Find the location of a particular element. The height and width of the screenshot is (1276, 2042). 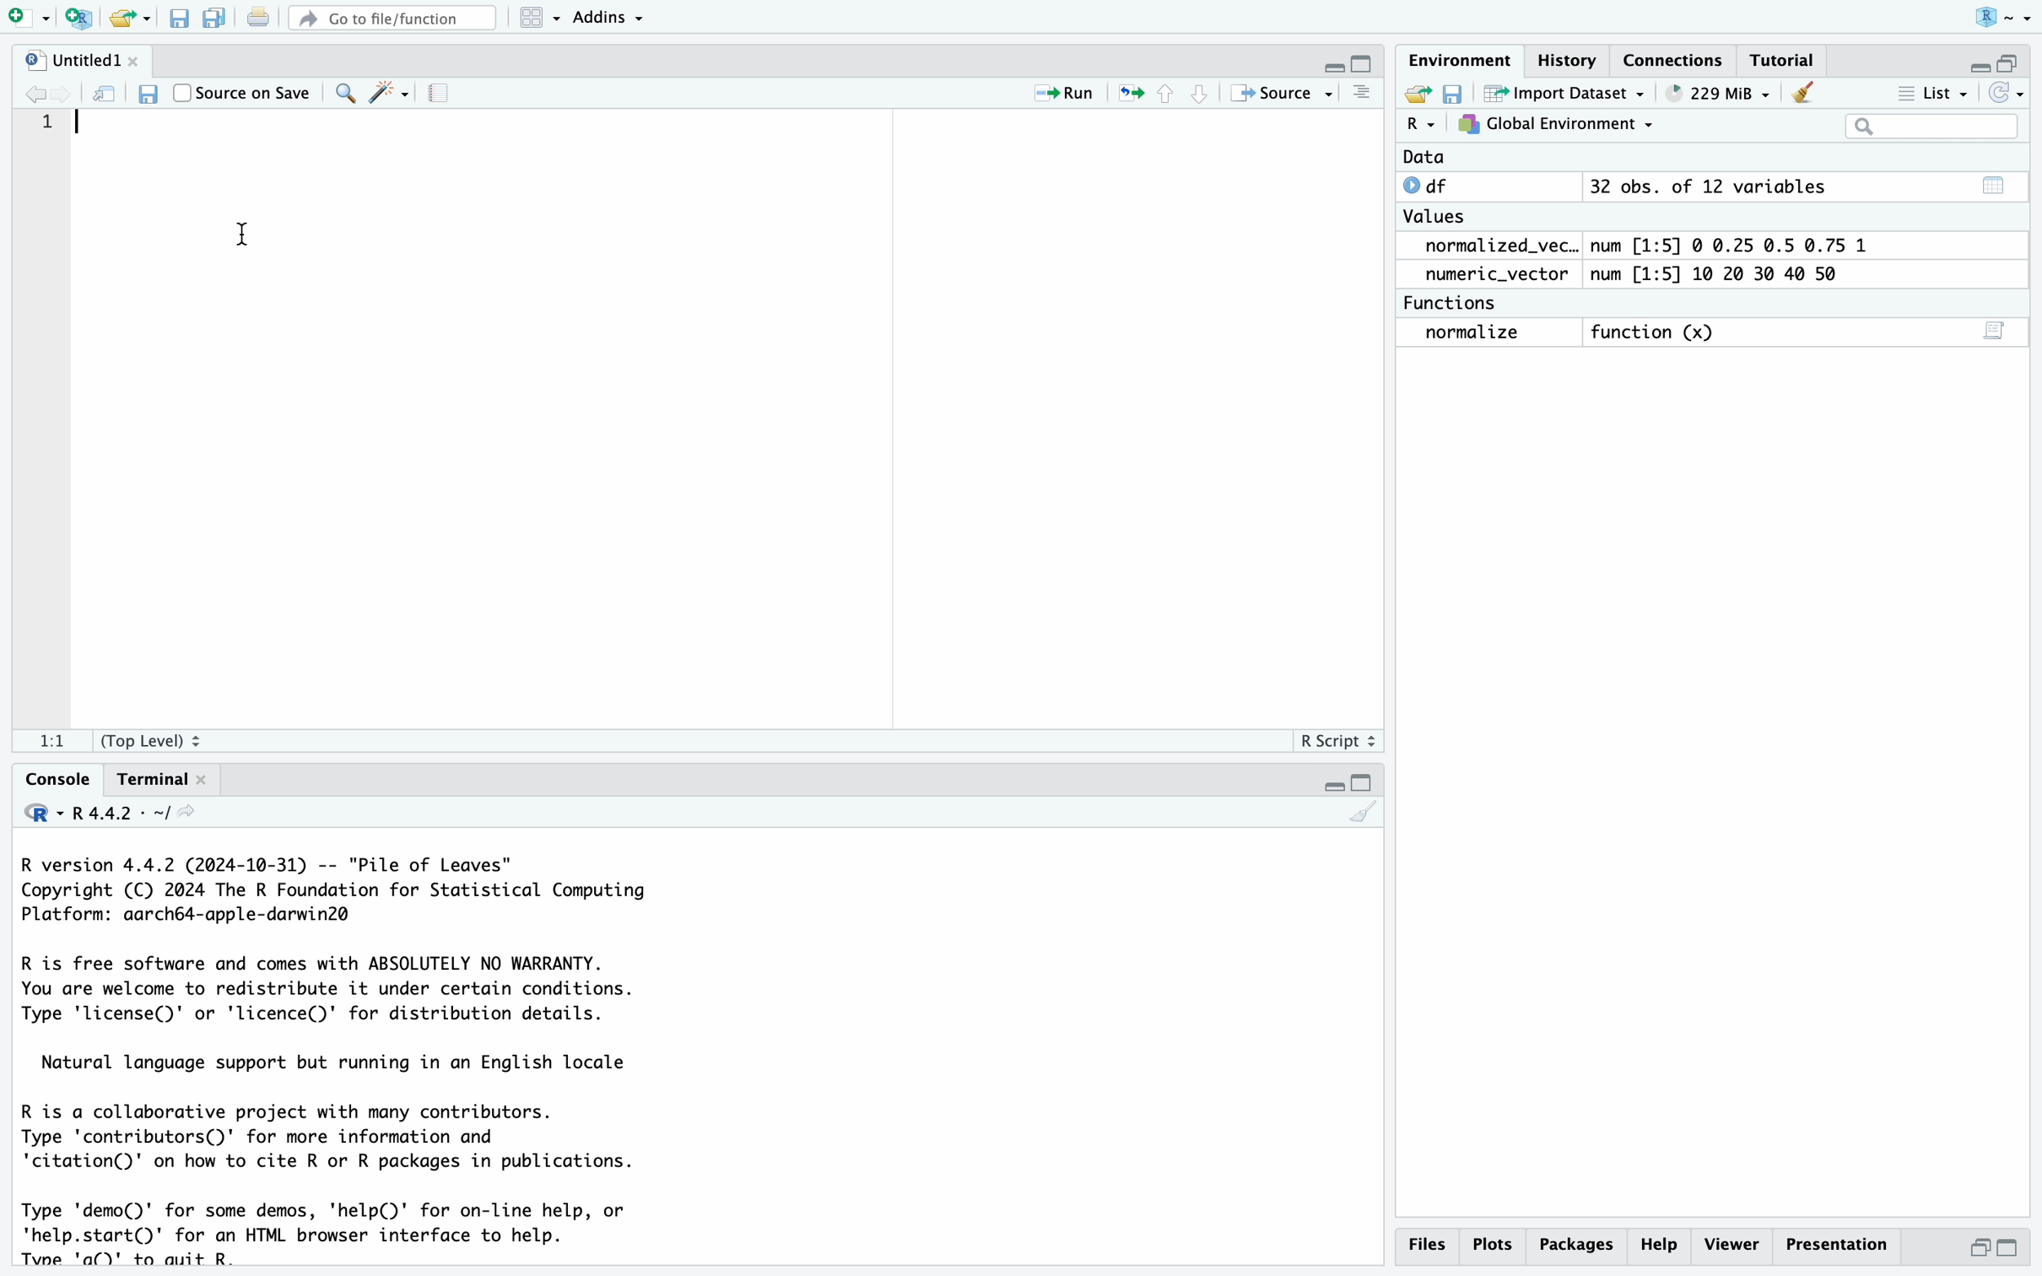

create a project is located at coordinates (78, 19).